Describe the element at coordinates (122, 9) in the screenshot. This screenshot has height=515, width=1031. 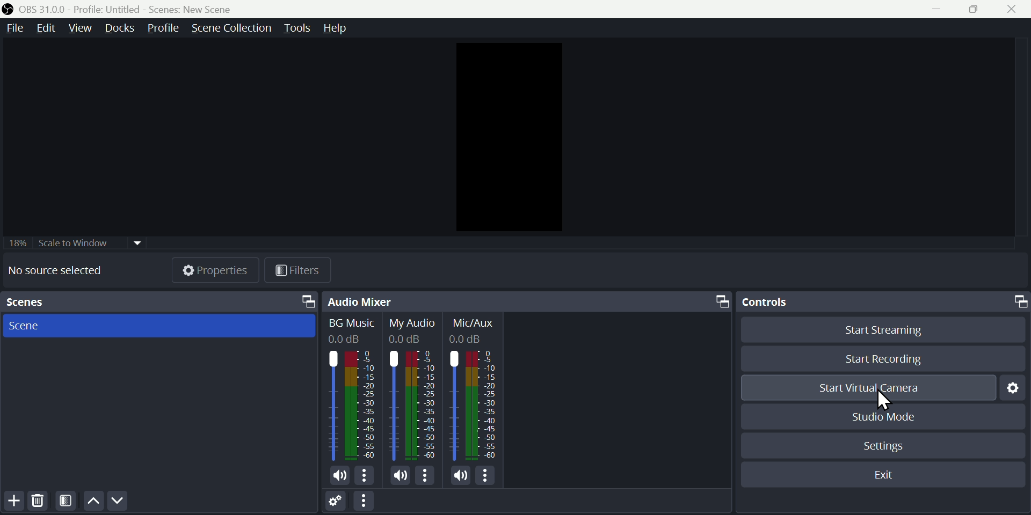
I see `OBS 31.0 .0 profile untitled scenes new scenes` at that location.